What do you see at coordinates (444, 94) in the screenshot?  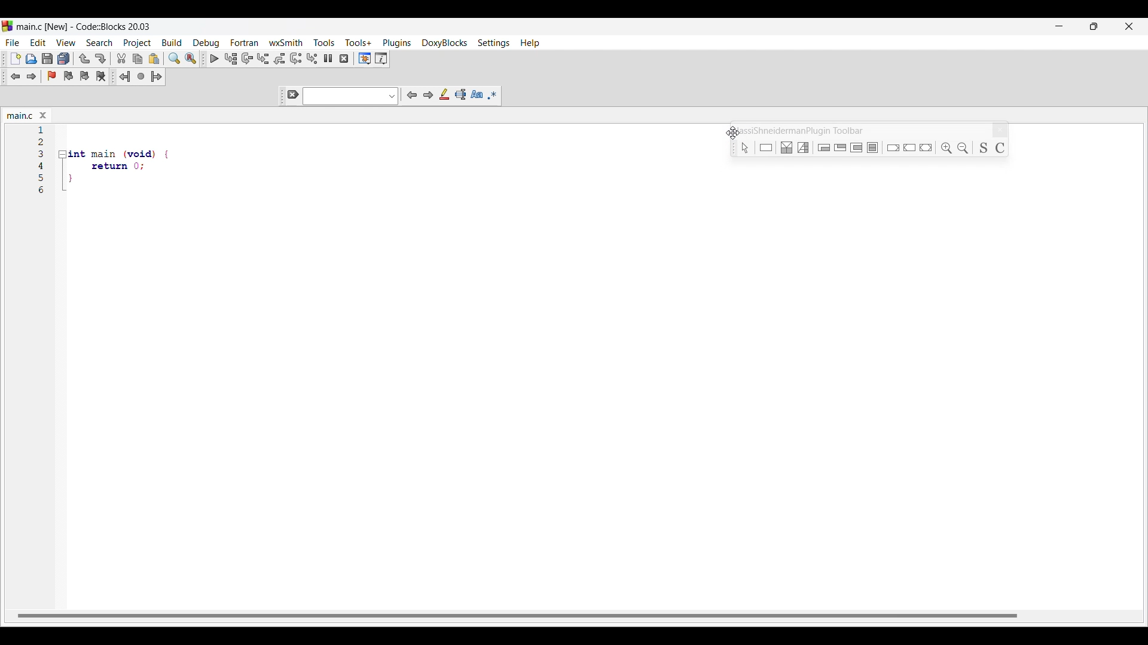 I see `Highlight` at bounding box center [444, 94].